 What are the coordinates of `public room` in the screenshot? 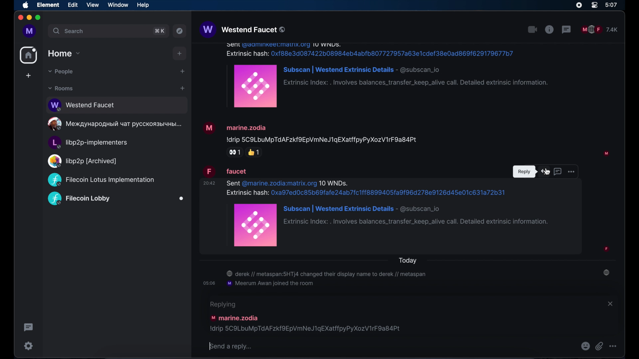 It's located at (82, 161).